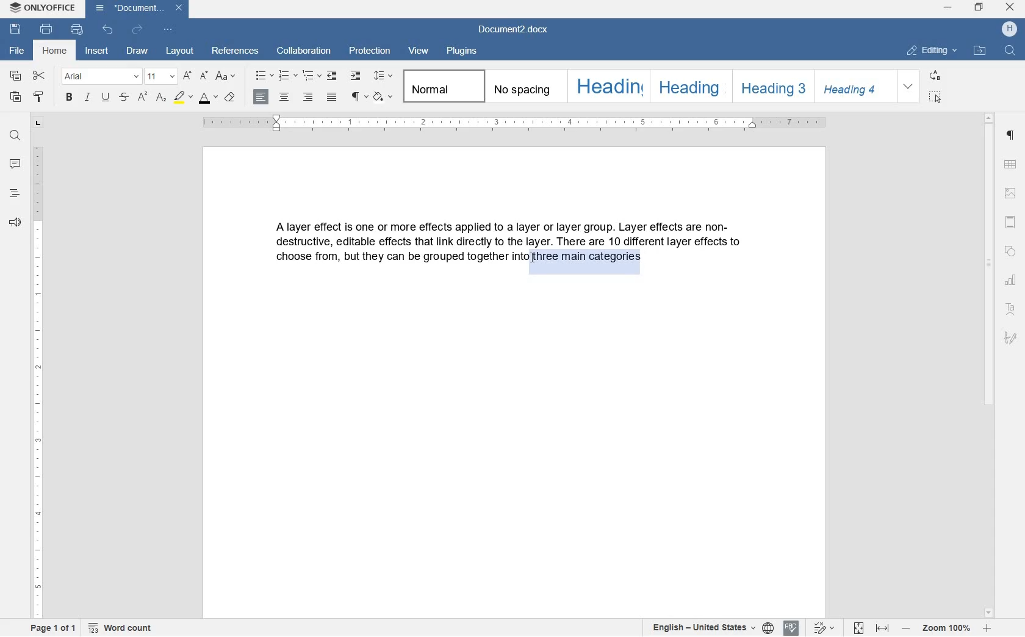 This screenshot has width=1025, height=637. Describe the element at coordinates (15, 164) in the screenshot. I see `comment` at that location.